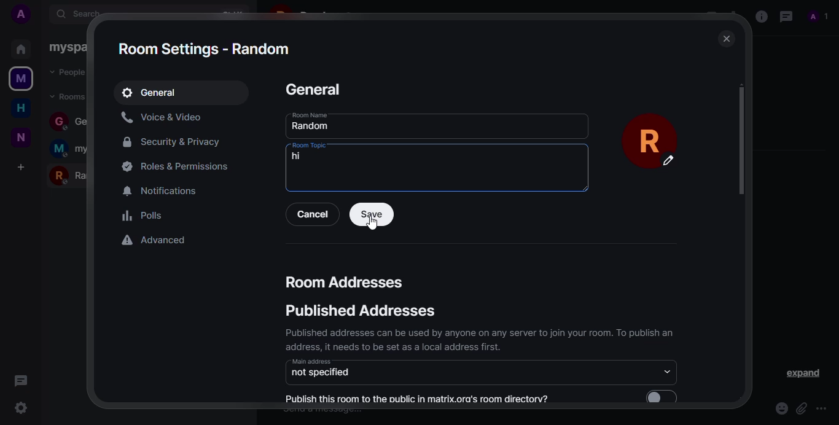 Image resolution: width=839 pixels, height=425 pixels. What do you see at coordinates (72, 72) in the screenshot?
I see `people` at bounding box center [72, 72].